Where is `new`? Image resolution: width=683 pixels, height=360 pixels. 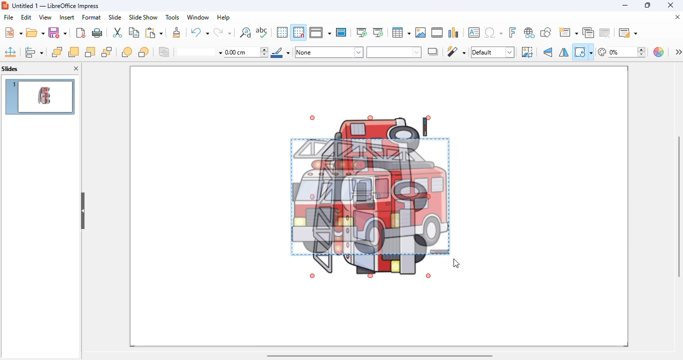
new is located at coordinates (13, 32).